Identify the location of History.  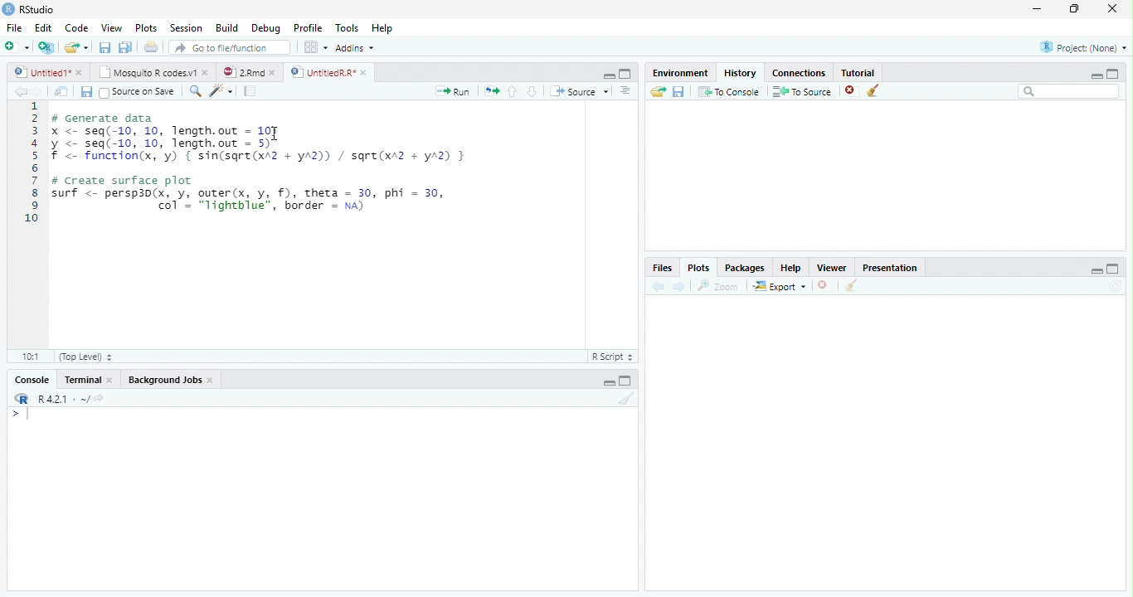
(741, 72).